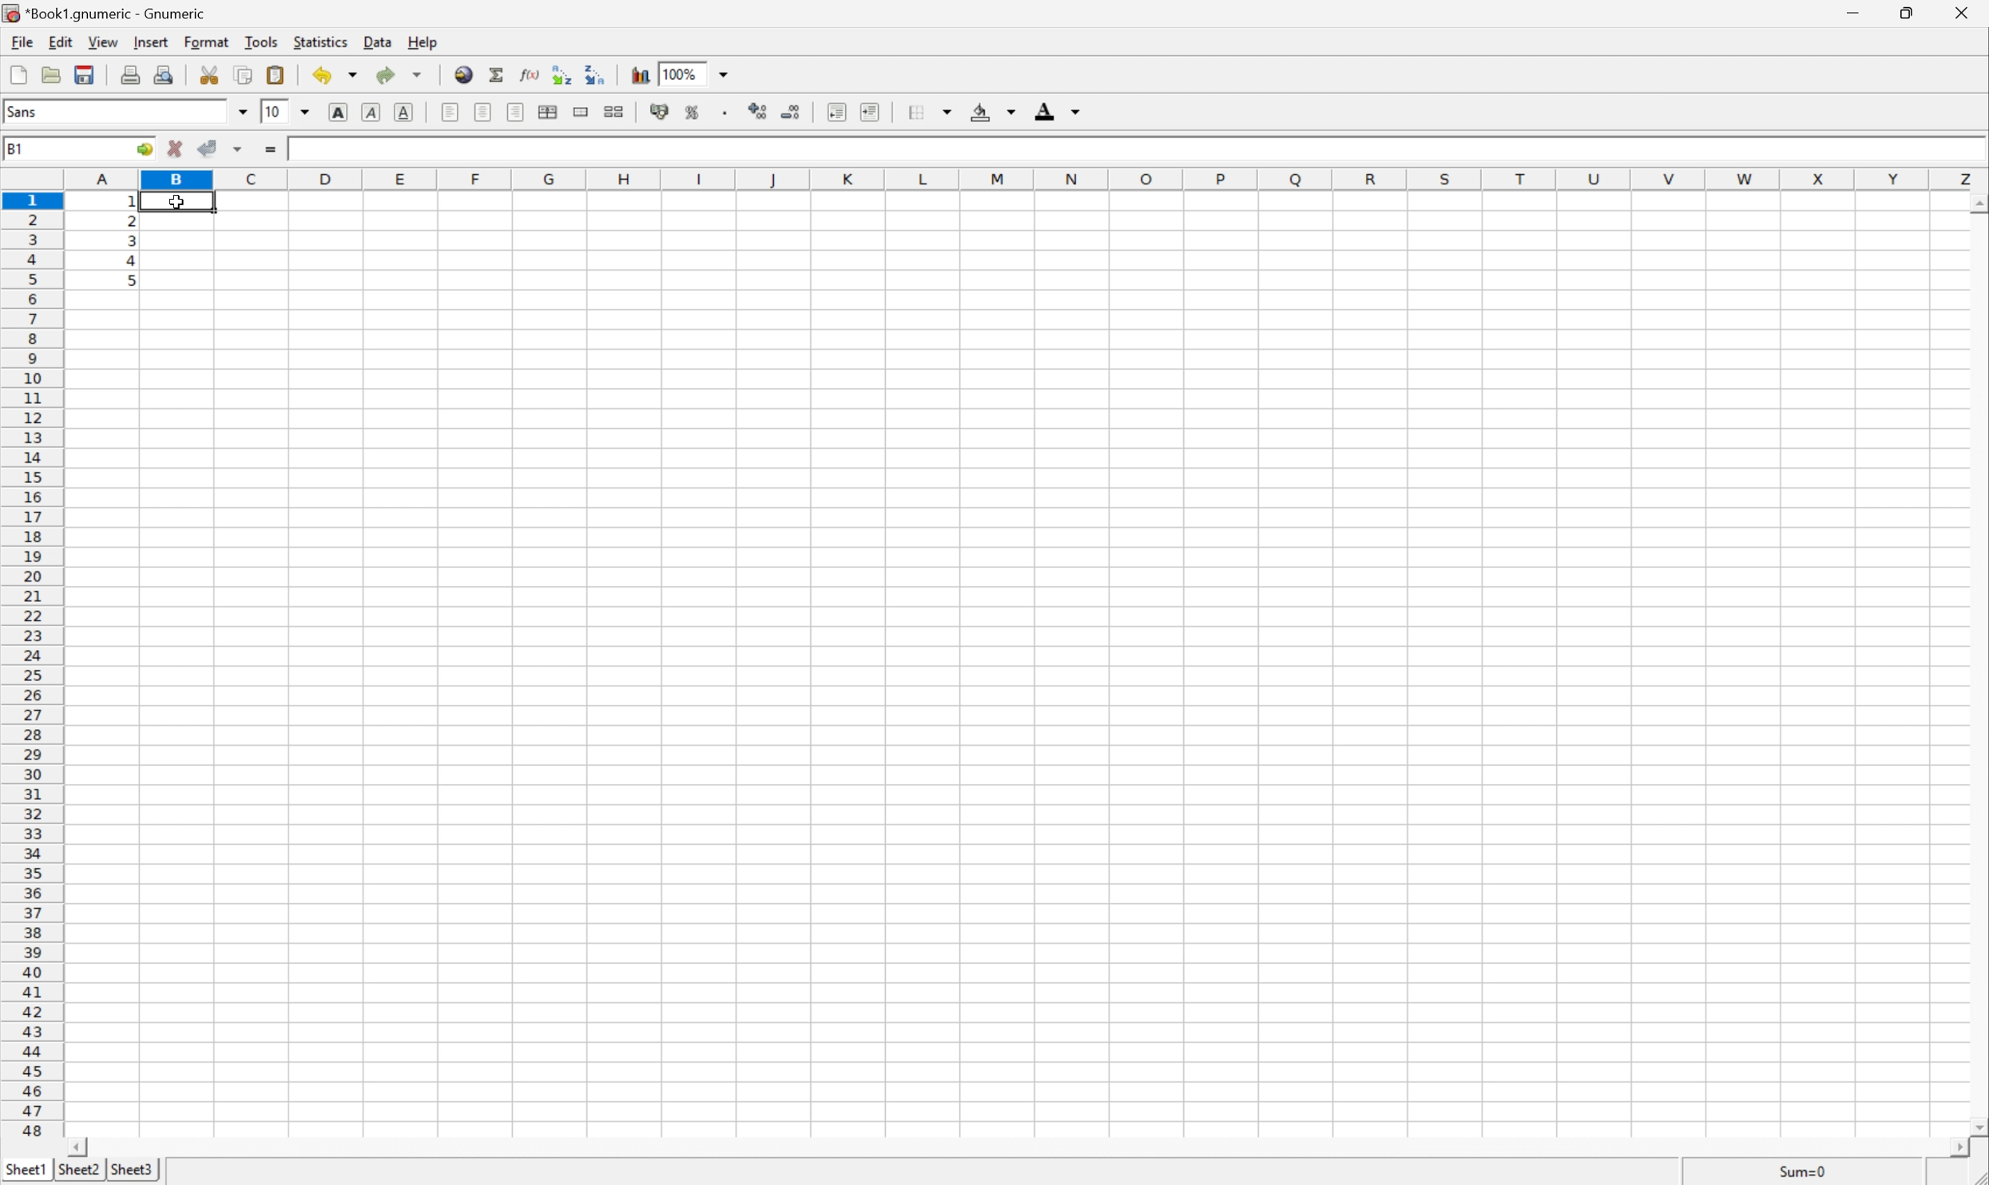 The width and height of the screenshot is (1989, 1185). What do you see at coordinates (594, 73) in the screenshot?
I see `Sort the selected region in descending order based on the first column selected` at bounding box center [594, 73].